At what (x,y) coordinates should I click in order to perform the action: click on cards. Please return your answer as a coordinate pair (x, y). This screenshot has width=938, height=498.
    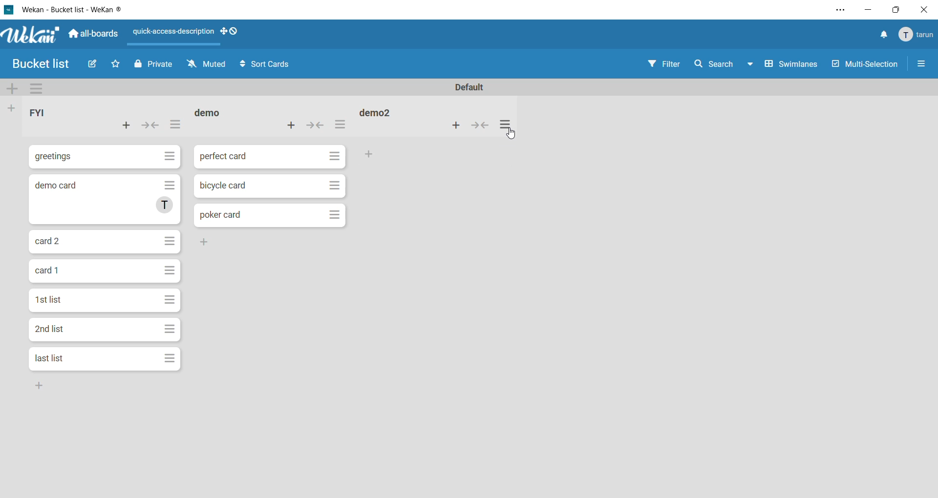
    Looking at the image, I should click on (103, 157).